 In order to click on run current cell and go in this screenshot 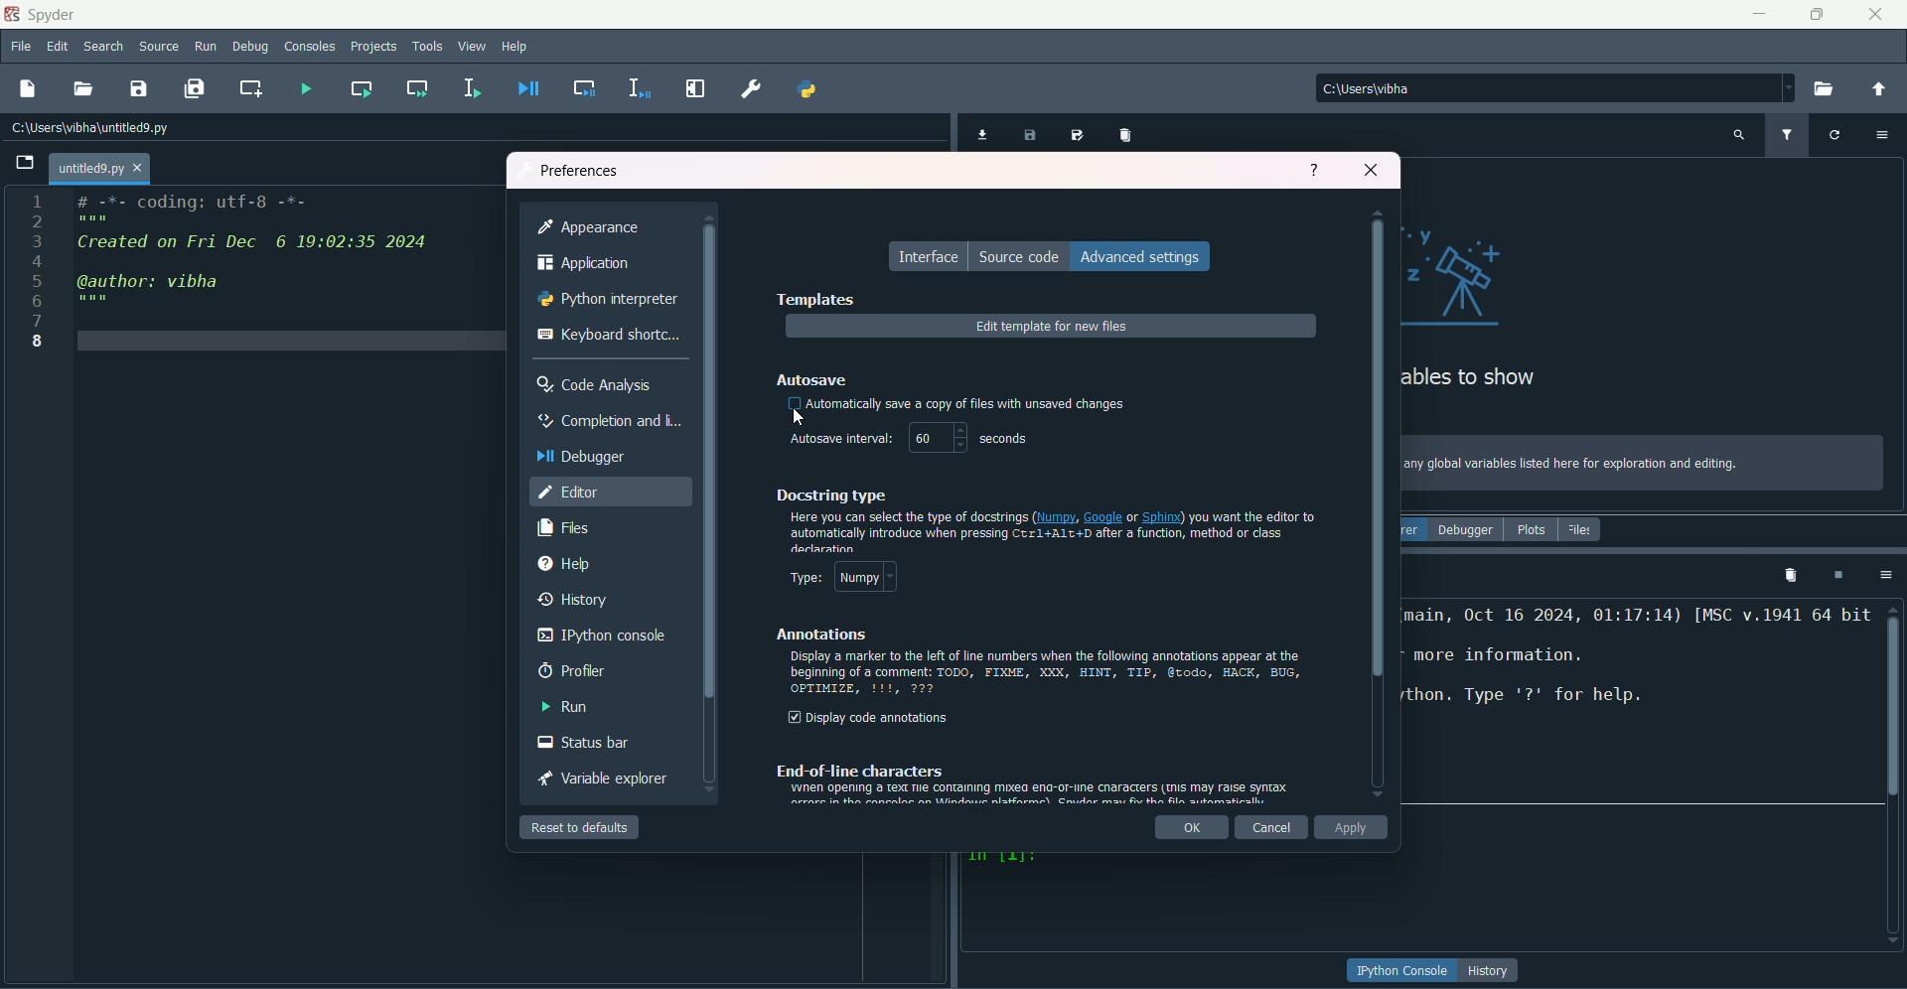, I will do `click(416, 87)`.